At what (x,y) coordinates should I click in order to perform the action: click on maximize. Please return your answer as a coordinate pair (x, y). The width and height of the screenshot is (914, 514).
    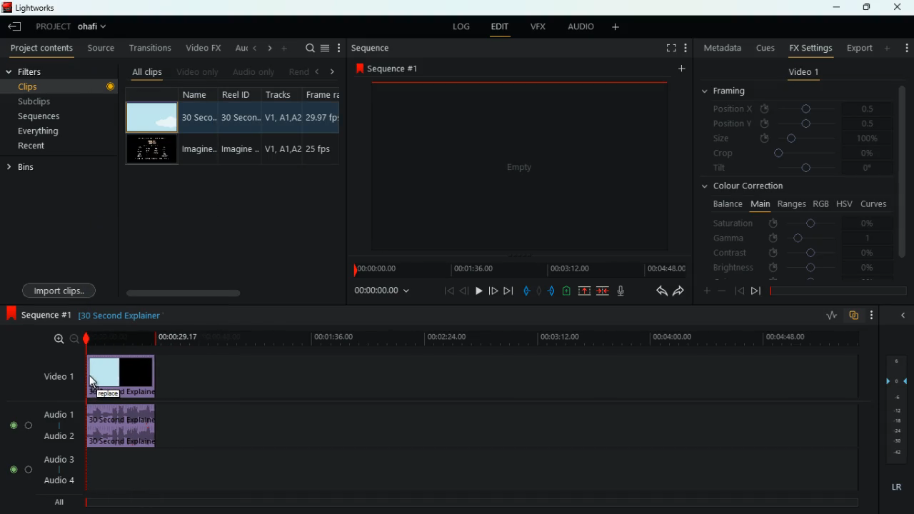
    Looking at the image, I should click on (865, 7).